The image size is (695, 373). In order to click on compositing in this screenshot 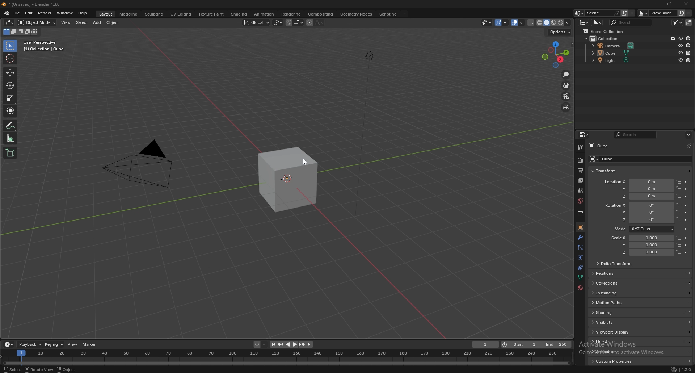, I will do `click(321, 14)`.